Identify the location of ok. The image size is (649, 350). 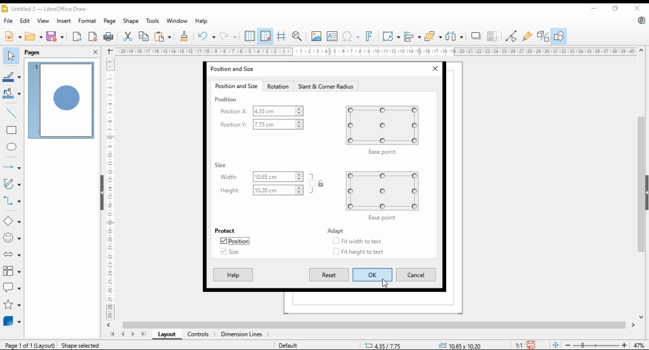
(371, 275).